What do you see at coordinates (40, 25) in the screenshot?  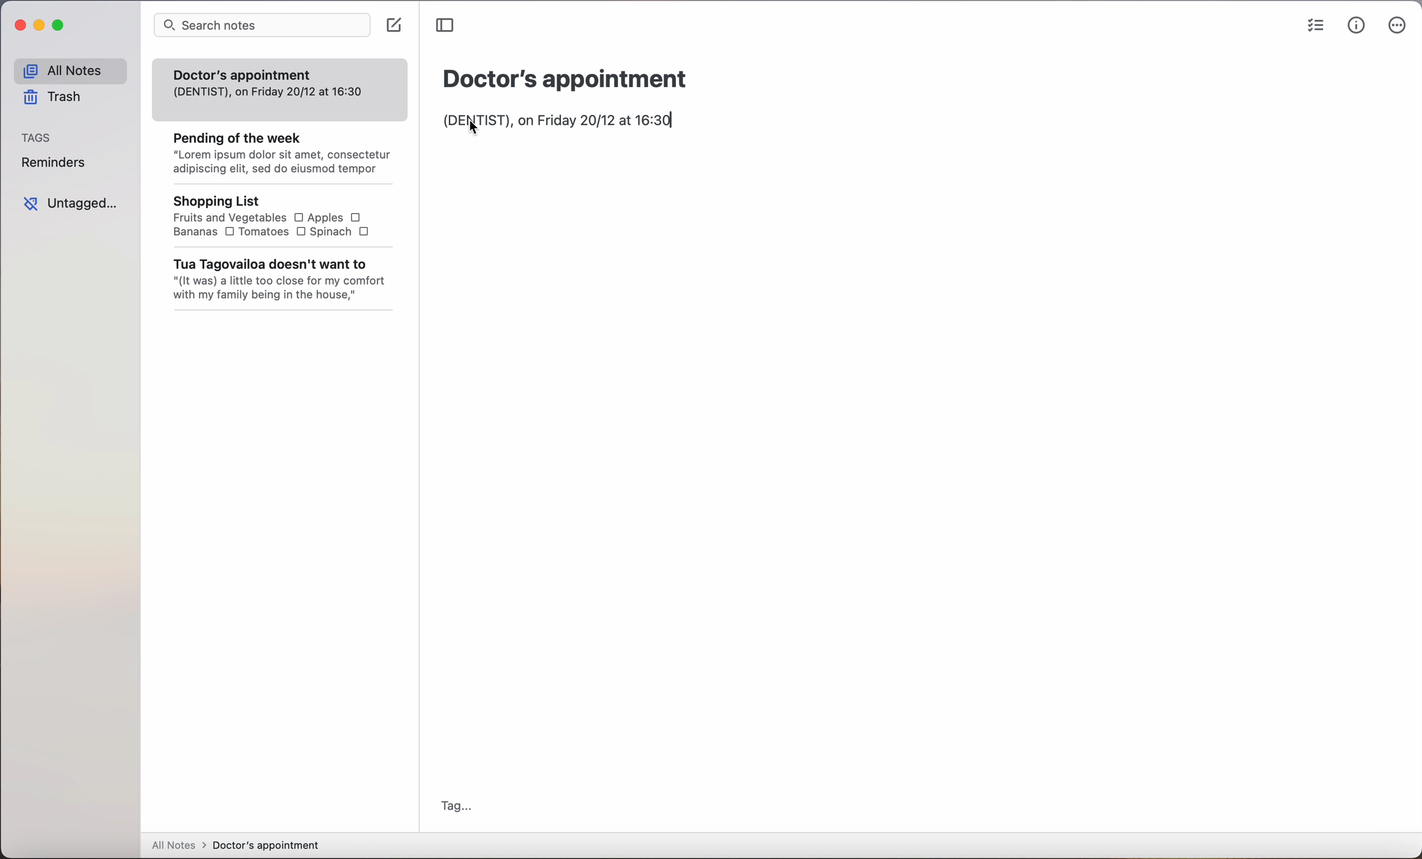 I see `minimize` at bounding box center [40, 25].